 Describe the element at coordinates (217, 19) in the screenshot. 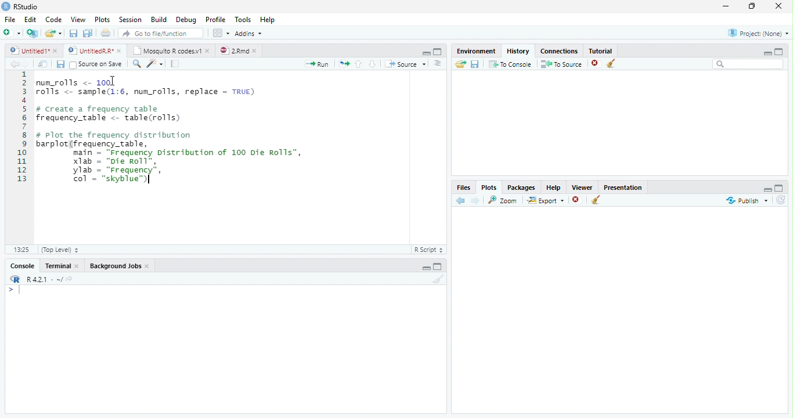

I see `Profile` at that location.